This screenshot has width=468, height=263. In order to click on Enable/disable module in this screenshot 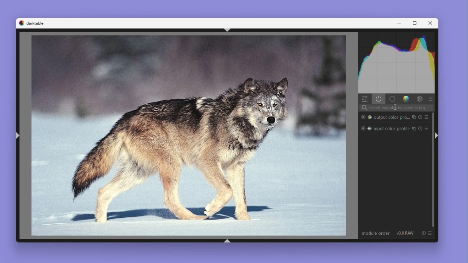, I will do `click(414, 117)`.